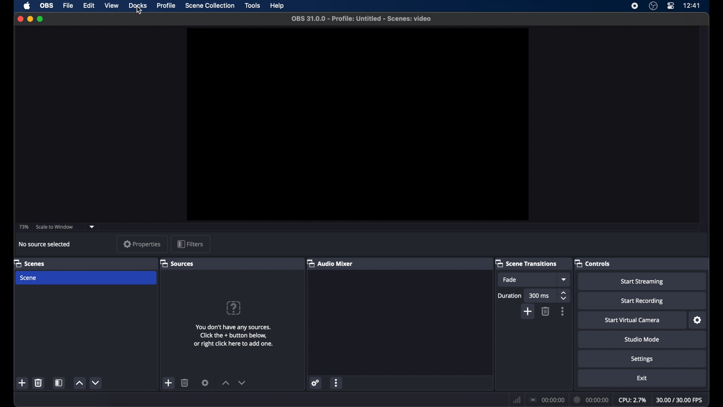 The image size is (723, 407). I want to click on docks, so click(138, 5).